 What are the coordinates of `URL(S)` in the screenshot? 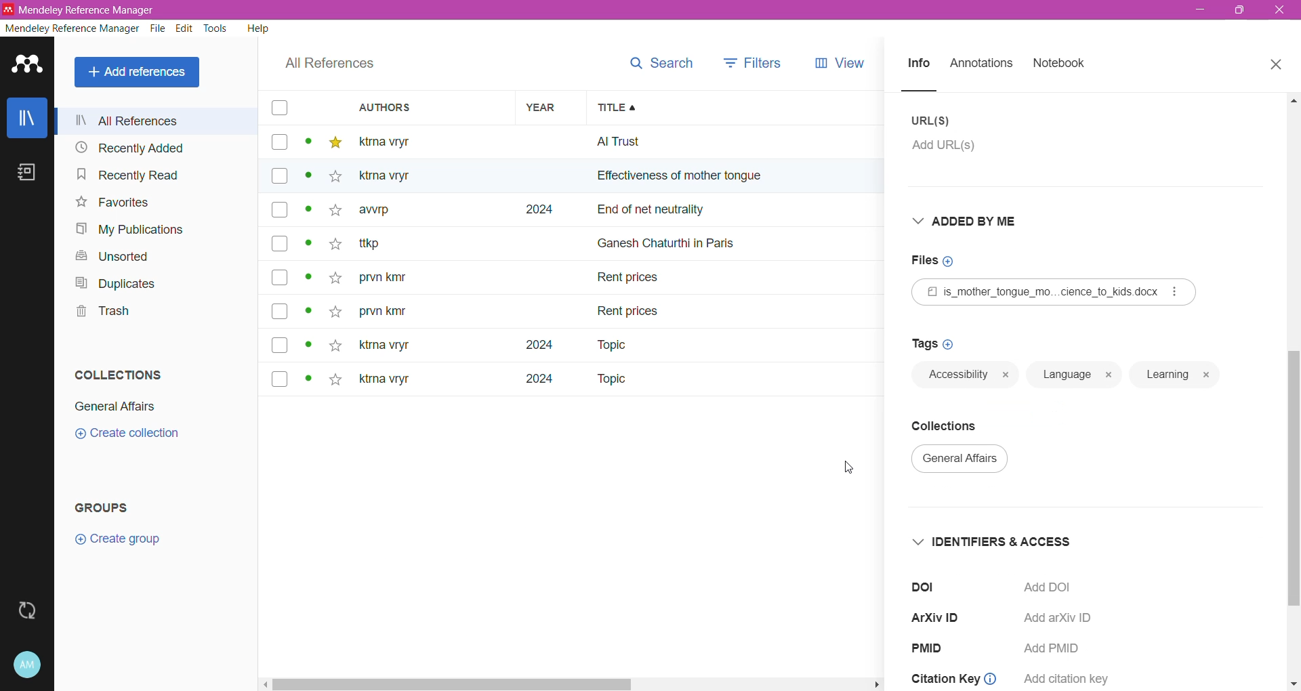 It's located at (933, 121).